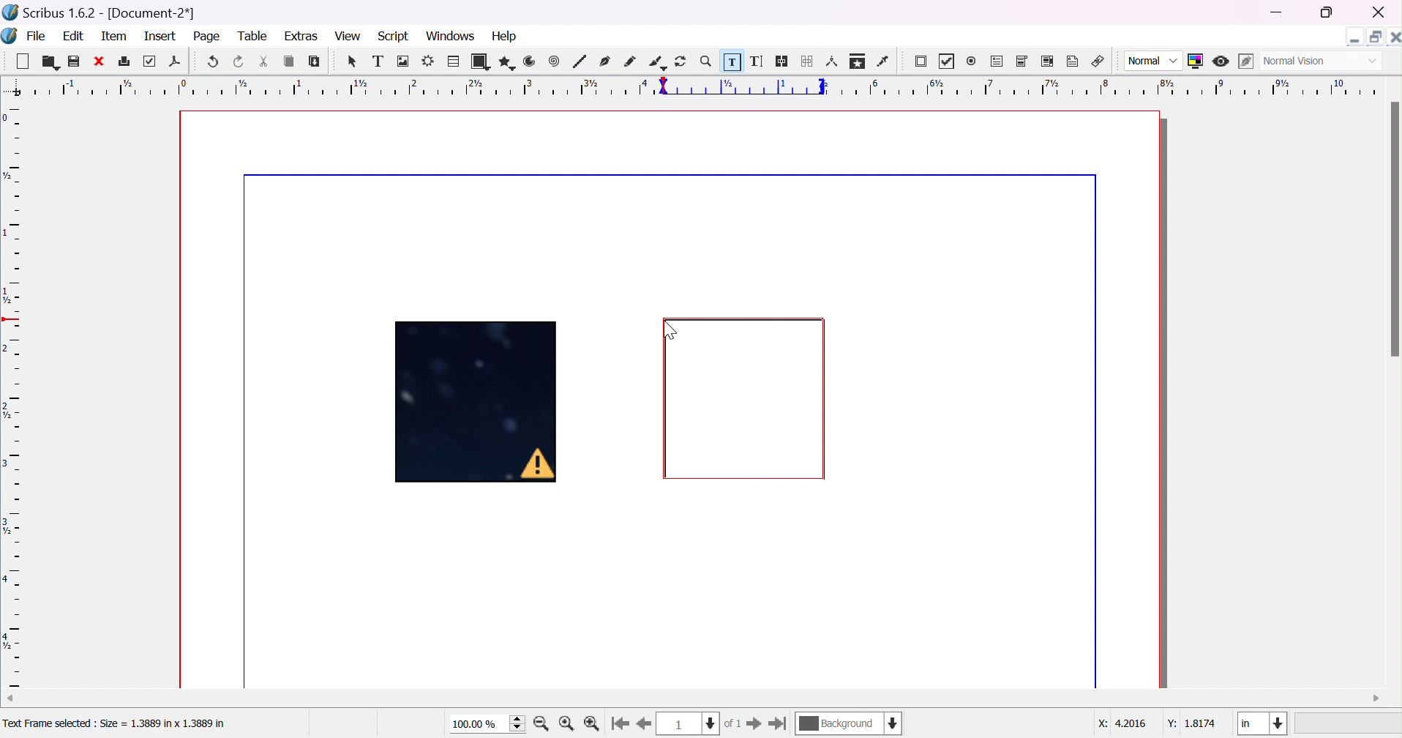  What do you see at coordinates (1023, 61) in the screenshot?
I see `PDF combo box` at bounding box center [1023, 61].